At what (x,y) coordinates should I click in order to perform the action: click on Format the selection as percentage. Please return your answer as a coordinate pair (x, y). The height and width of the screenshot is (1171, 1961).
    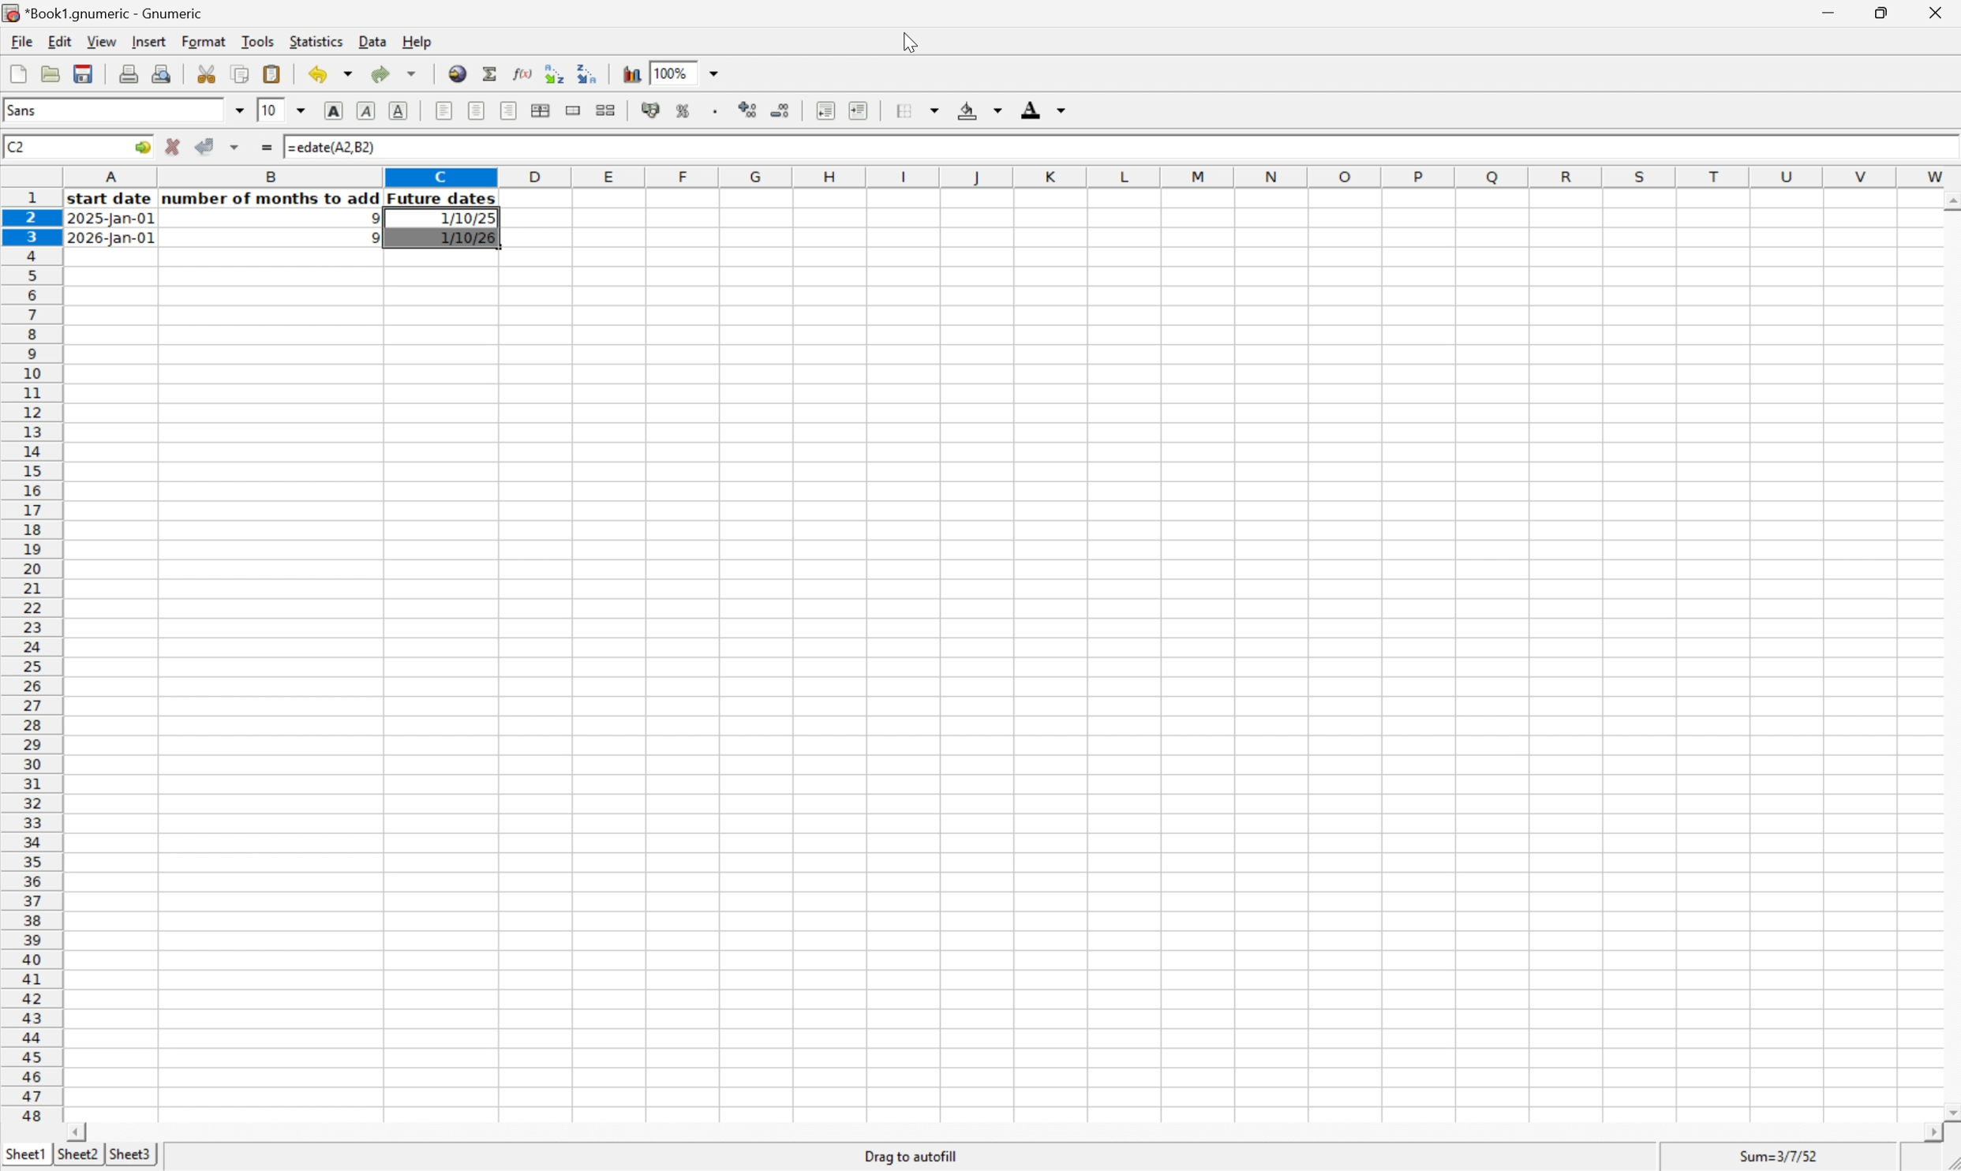
    Looking at the image, I should click on (685, 113).